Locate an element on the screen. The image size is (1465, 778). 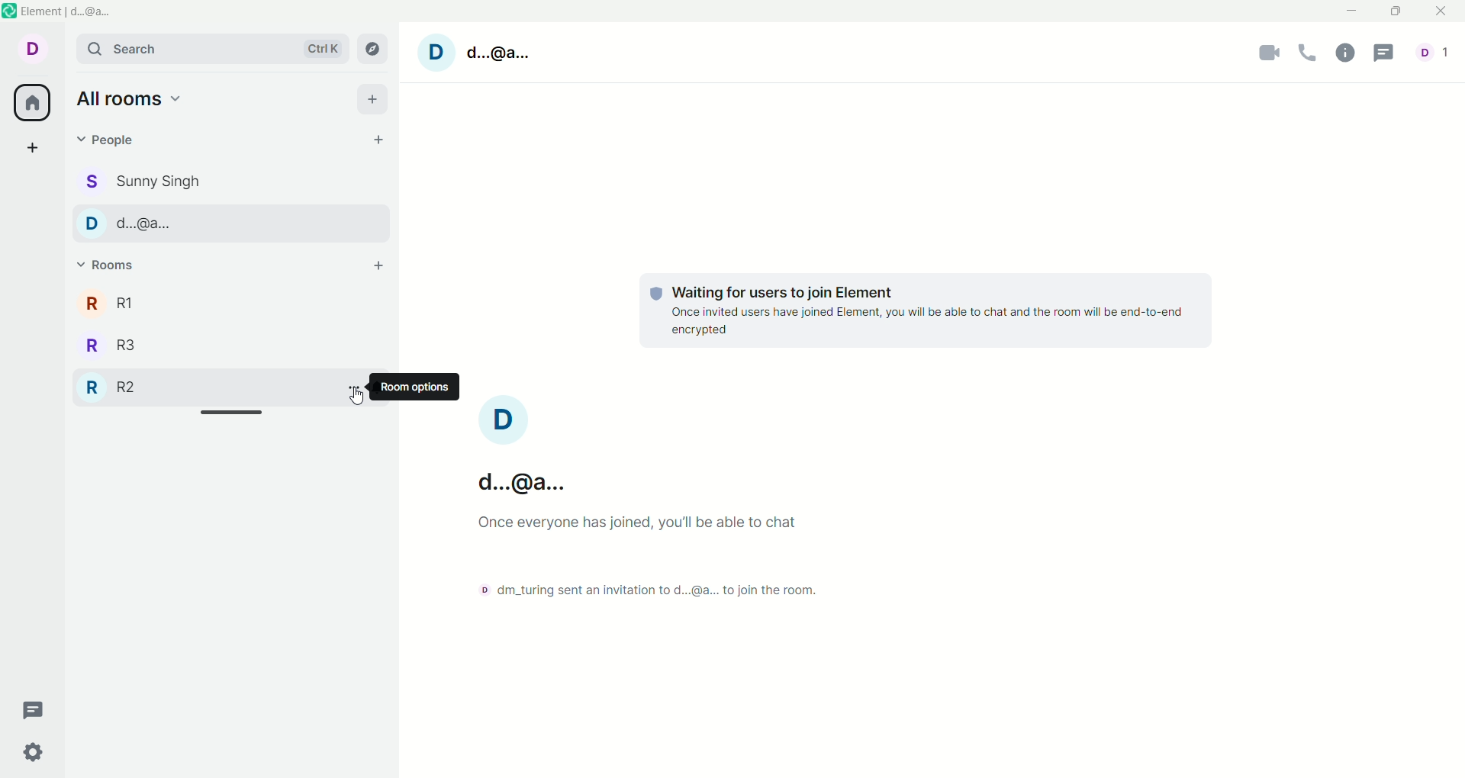
account is located at coordinates (478, 52).